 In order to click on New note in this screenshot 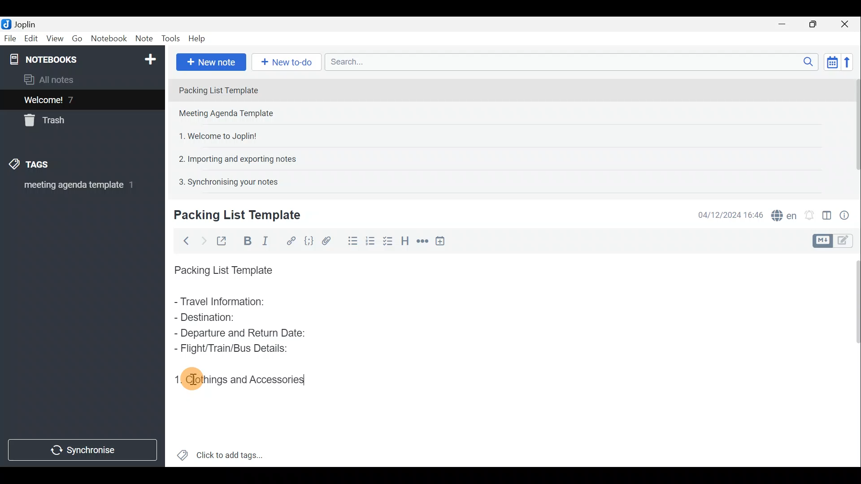, I will do `click(210, 61)`.